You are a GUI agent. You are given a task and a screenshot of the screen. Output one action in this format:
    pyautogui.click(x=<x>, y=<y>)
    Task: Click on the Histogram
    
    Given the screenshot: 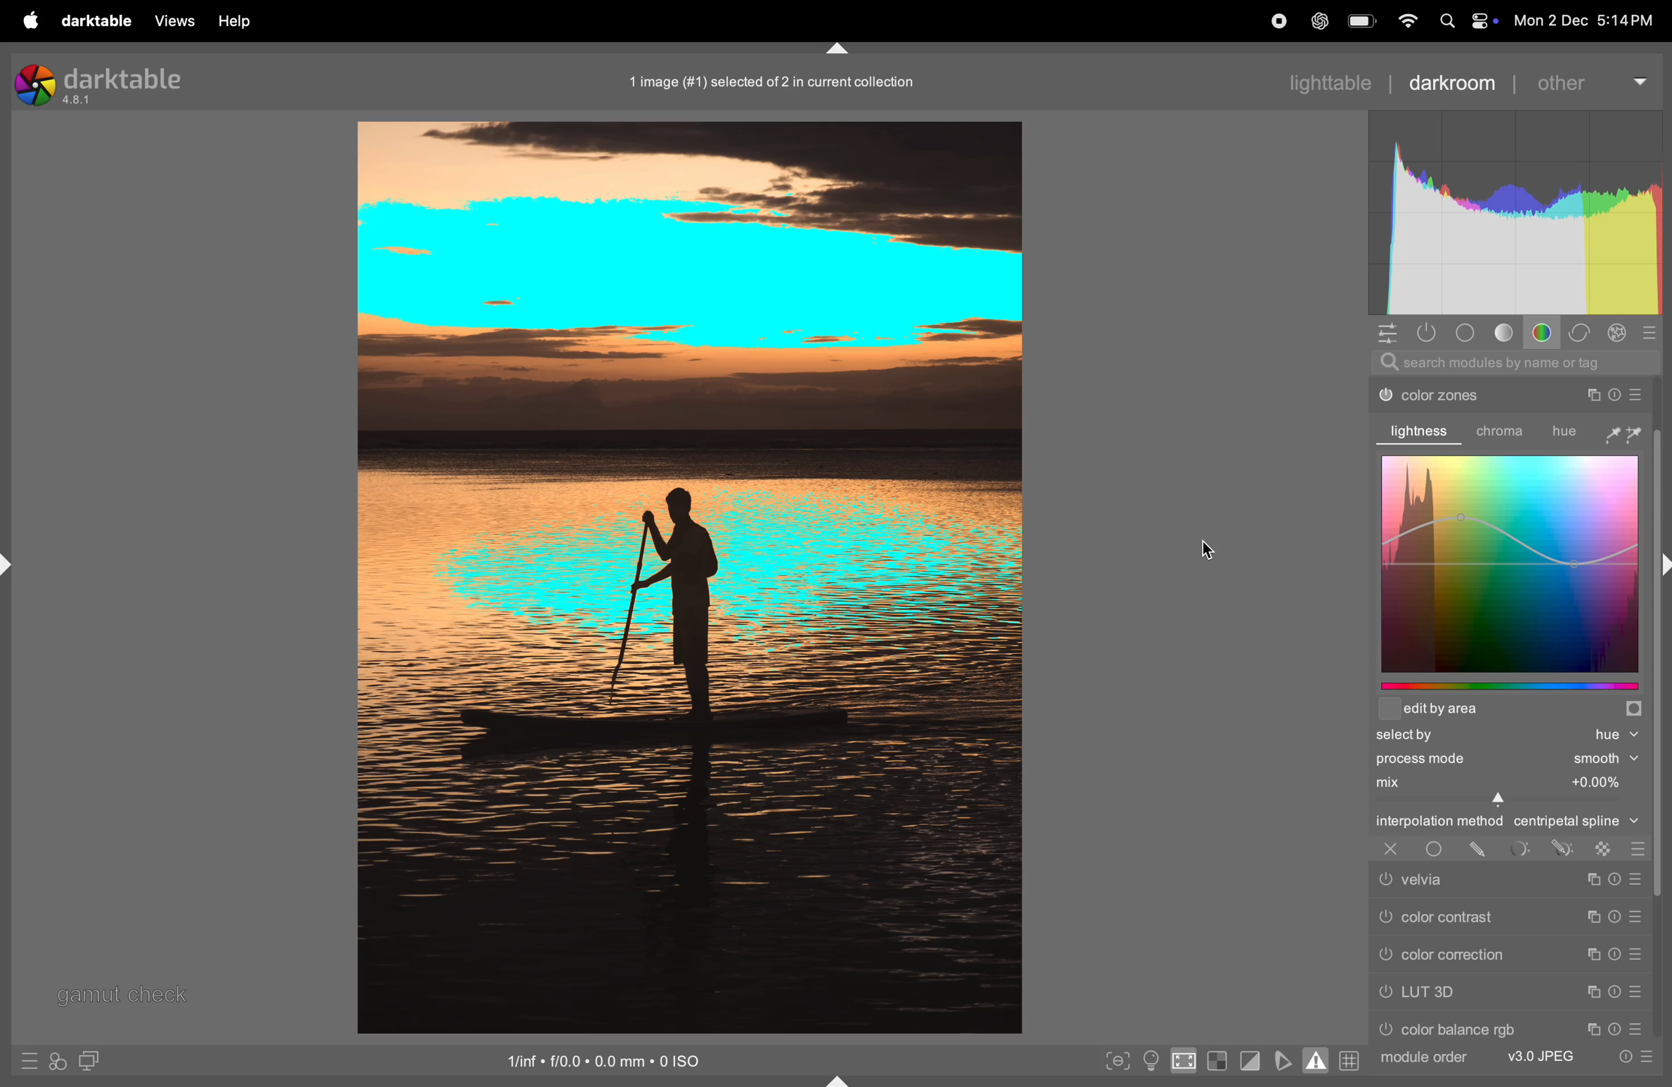 What is the action you would take?
    pyautogui.click(x=1520, y=211)
    